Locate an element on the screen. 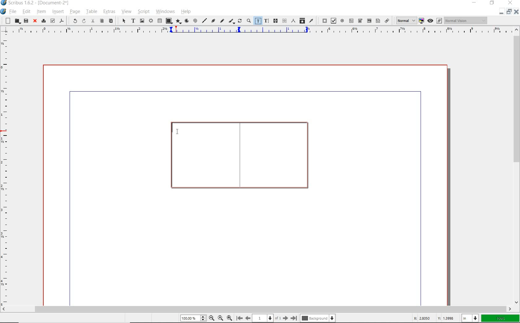  eye dropper is located at coordinates (311, 21).